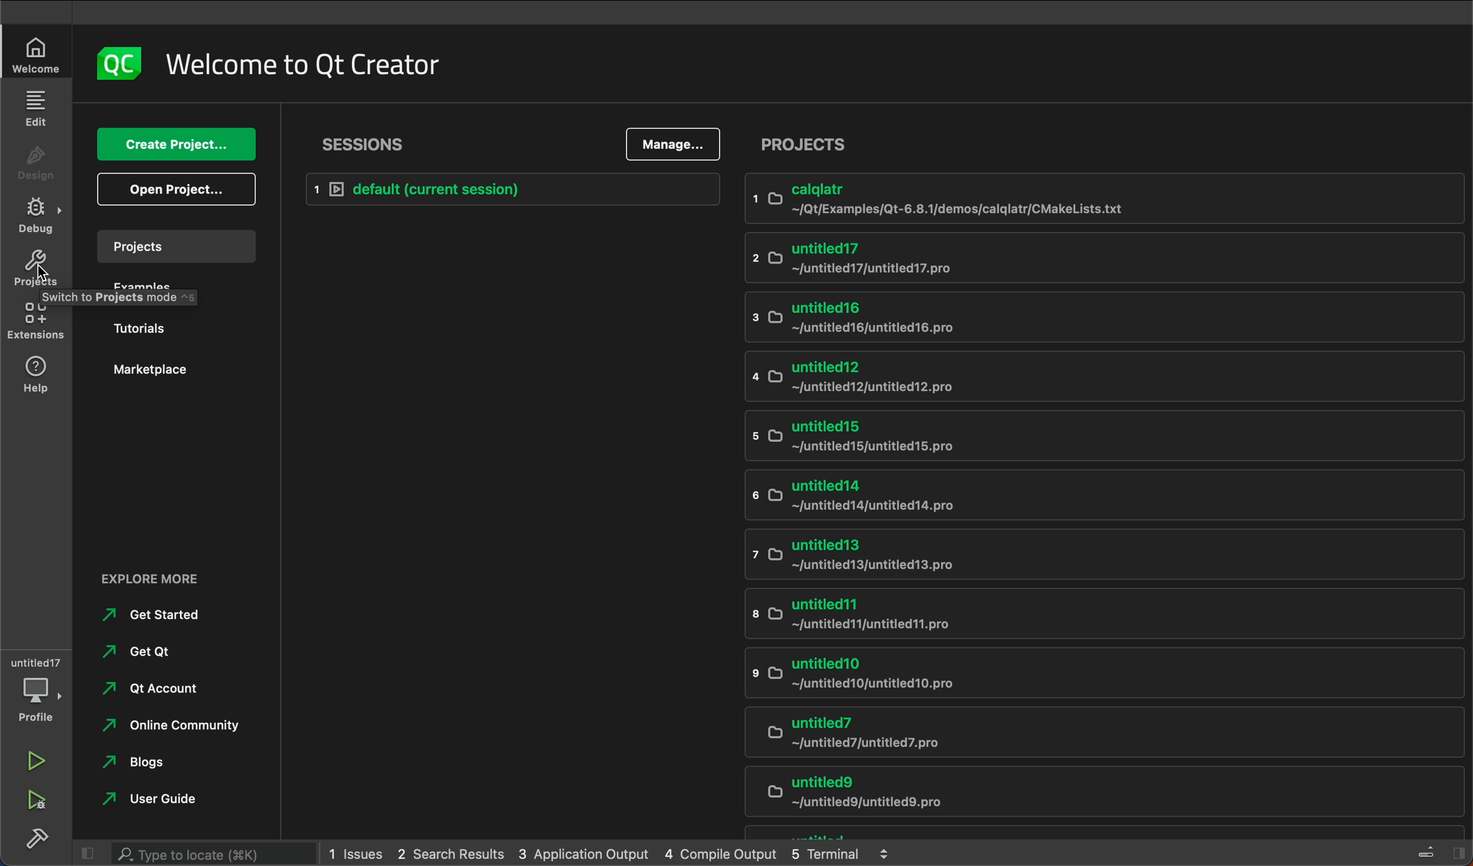 The height and width of the screenshot is (866, 1473). I want to click on explore more, so click(181, 579).